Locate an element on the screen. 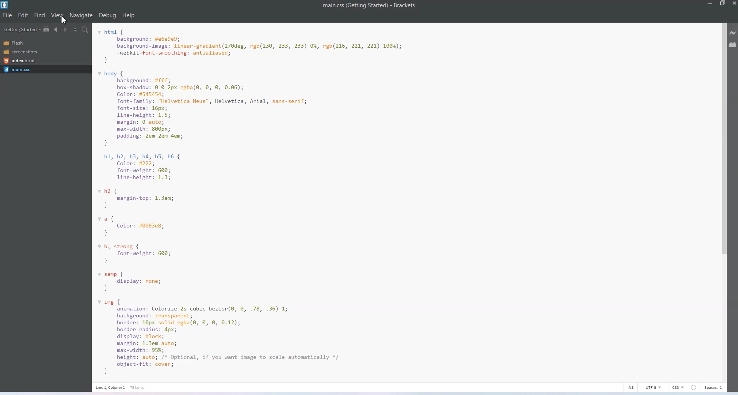  Navigate Backwards is located at coordinates (57, 30).